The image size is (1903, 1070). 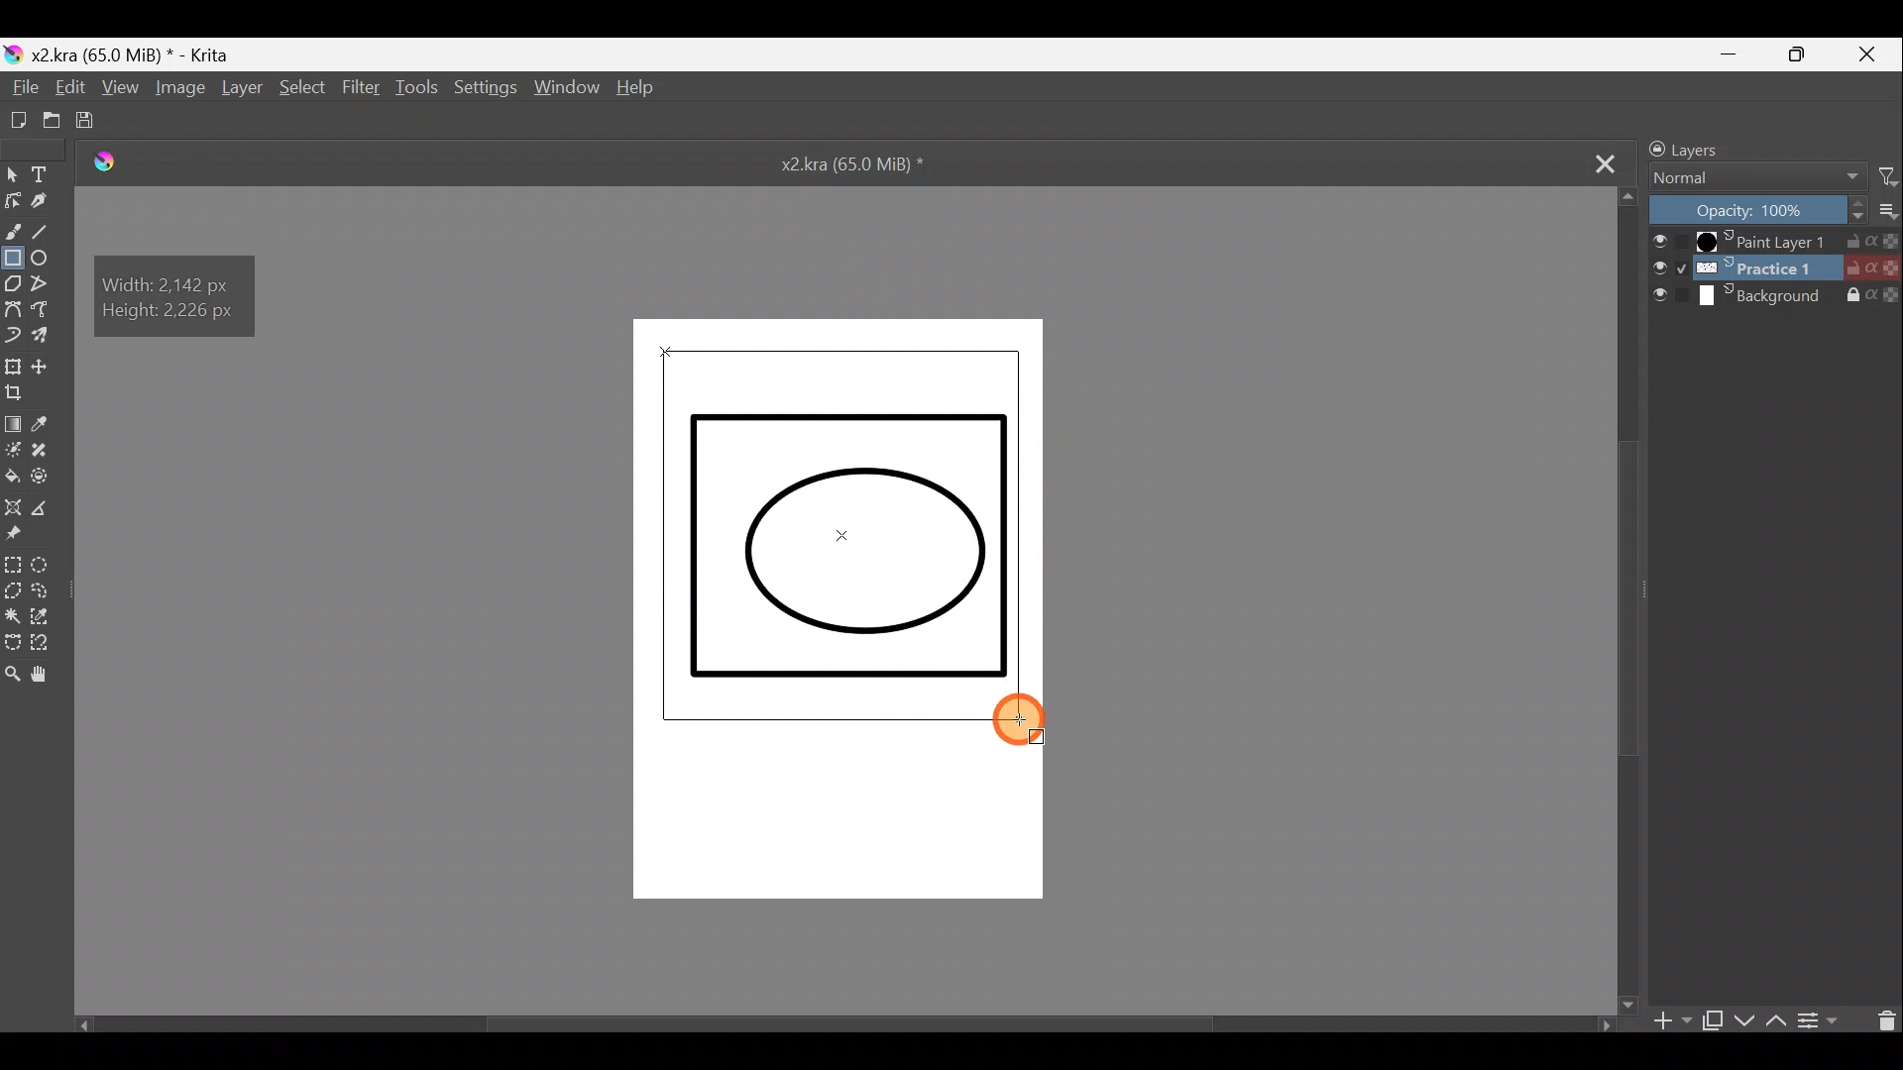 What do you see at coordinates (851, 167) in the screenshot?
I see `x2.kra (65.0 MiB) *` at bounding box center [851, 167].